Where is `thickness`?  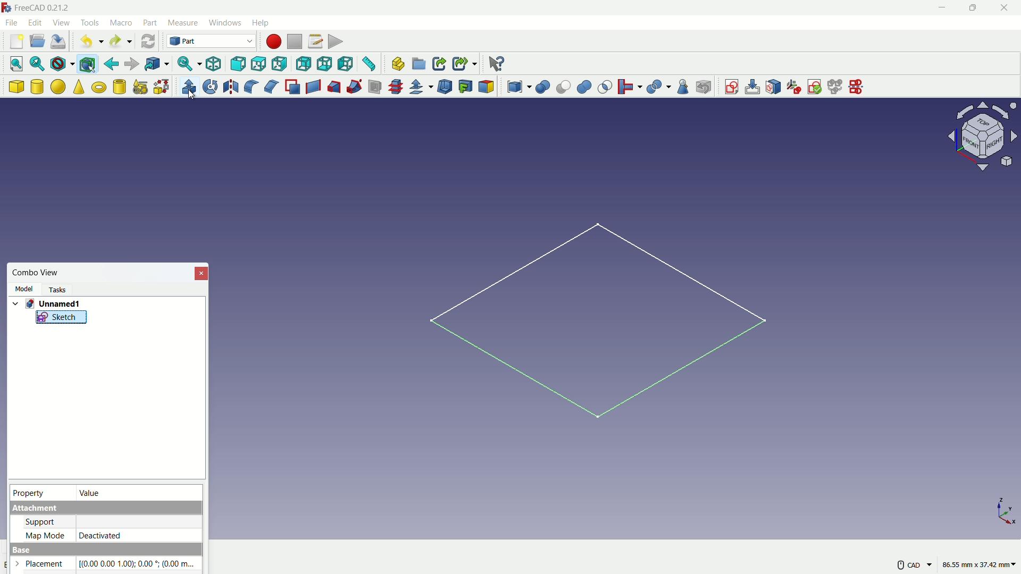 thickness is located at coordinates (446, 87).